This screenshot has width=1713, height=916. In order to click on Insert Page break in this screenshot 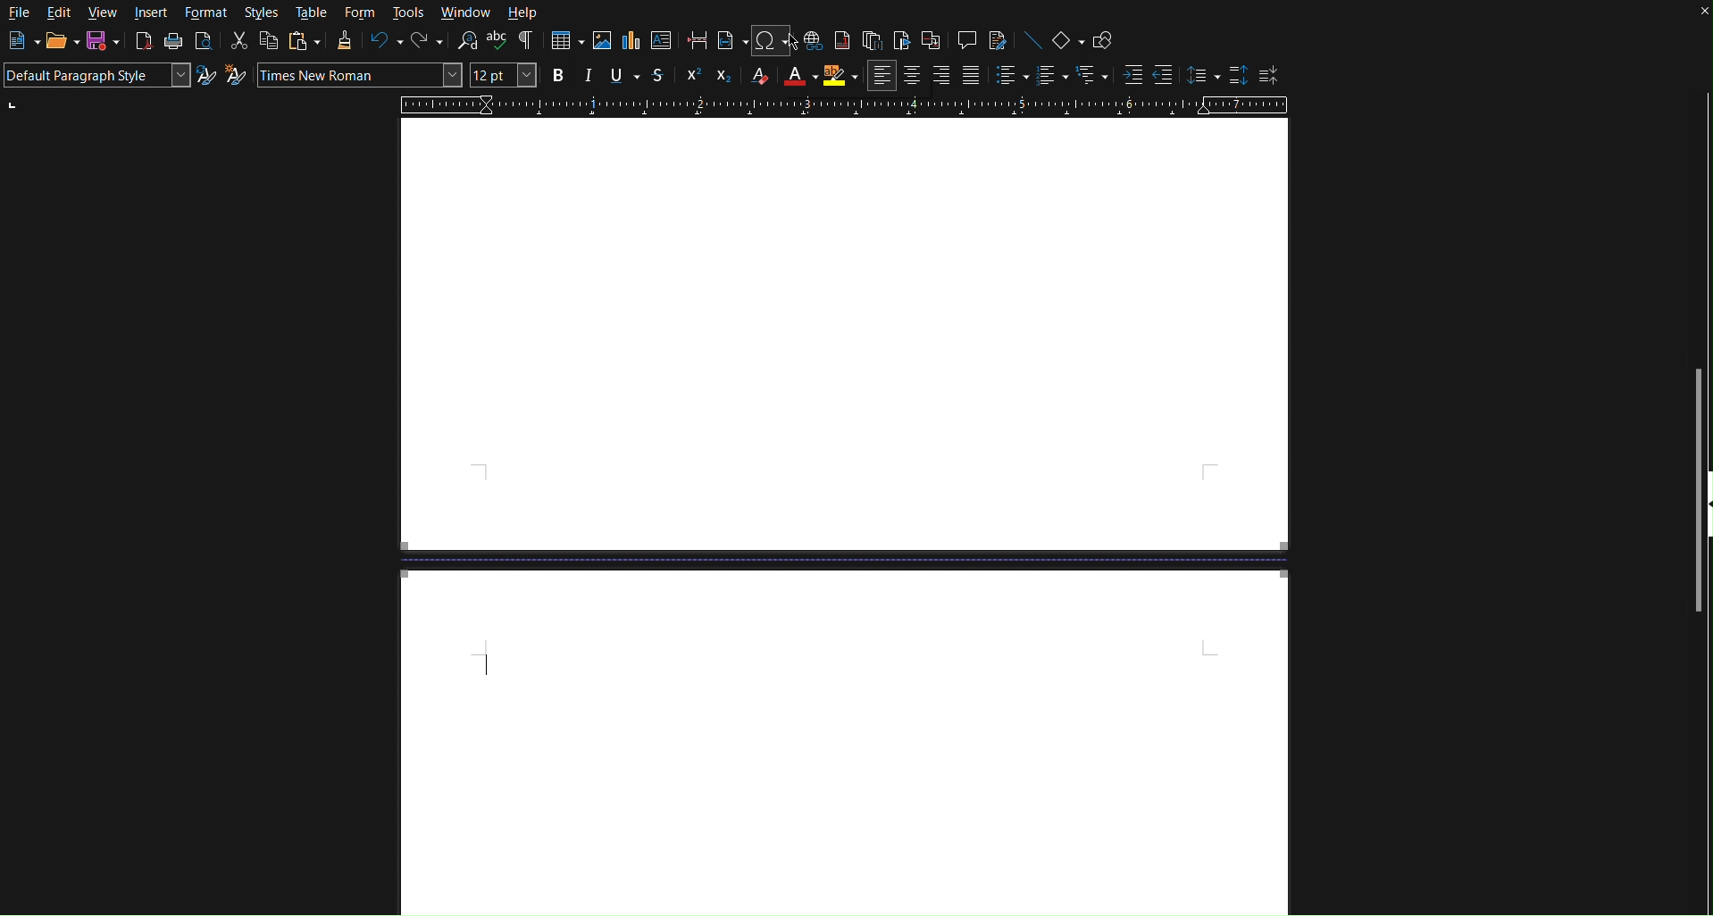, I will do `click(698, 41)`.